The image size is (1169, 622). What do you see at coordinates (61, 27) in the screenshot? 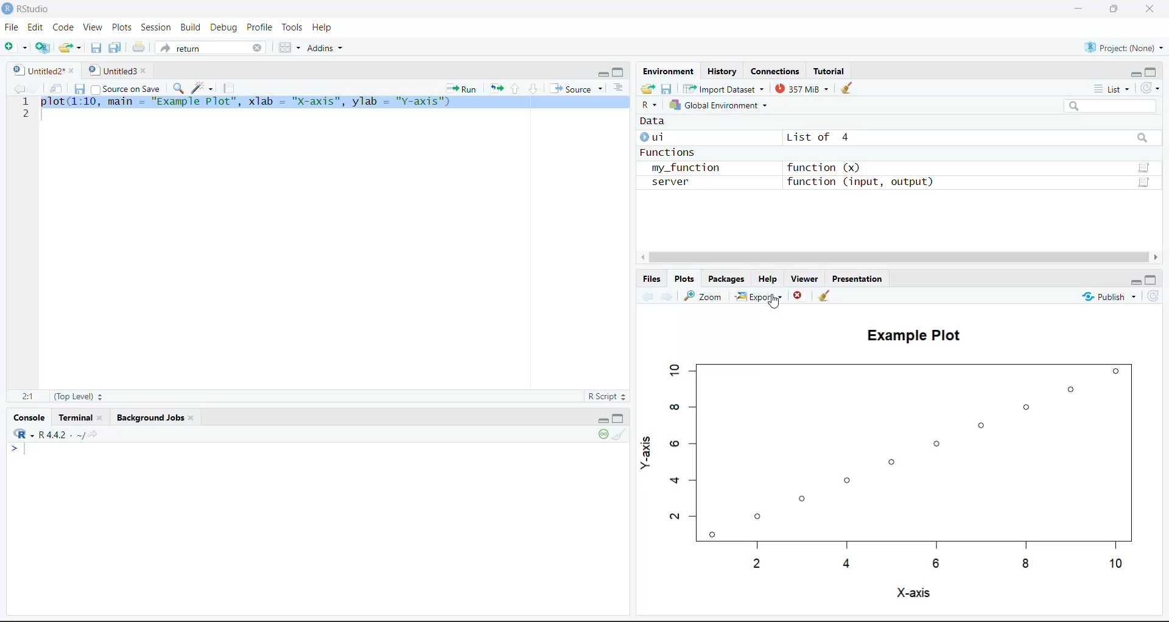
I see `Code` at bounding box center [61, 27].